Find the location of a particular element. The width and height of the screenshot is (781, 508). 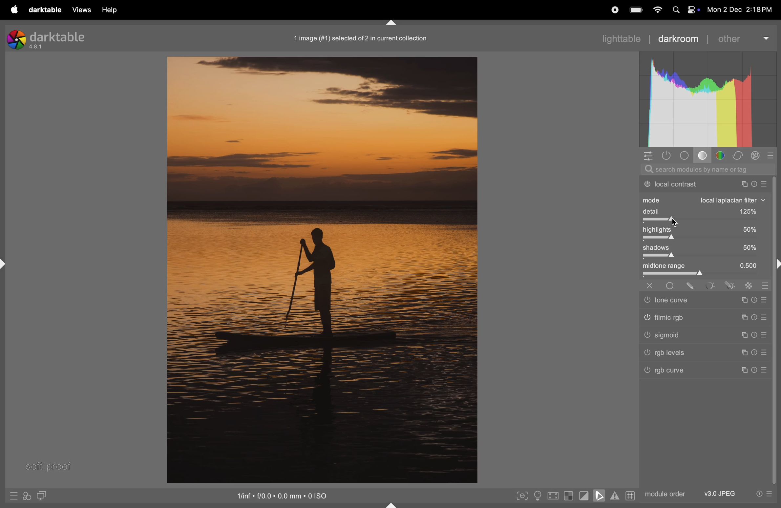

image is located at coordinates (321, 271).